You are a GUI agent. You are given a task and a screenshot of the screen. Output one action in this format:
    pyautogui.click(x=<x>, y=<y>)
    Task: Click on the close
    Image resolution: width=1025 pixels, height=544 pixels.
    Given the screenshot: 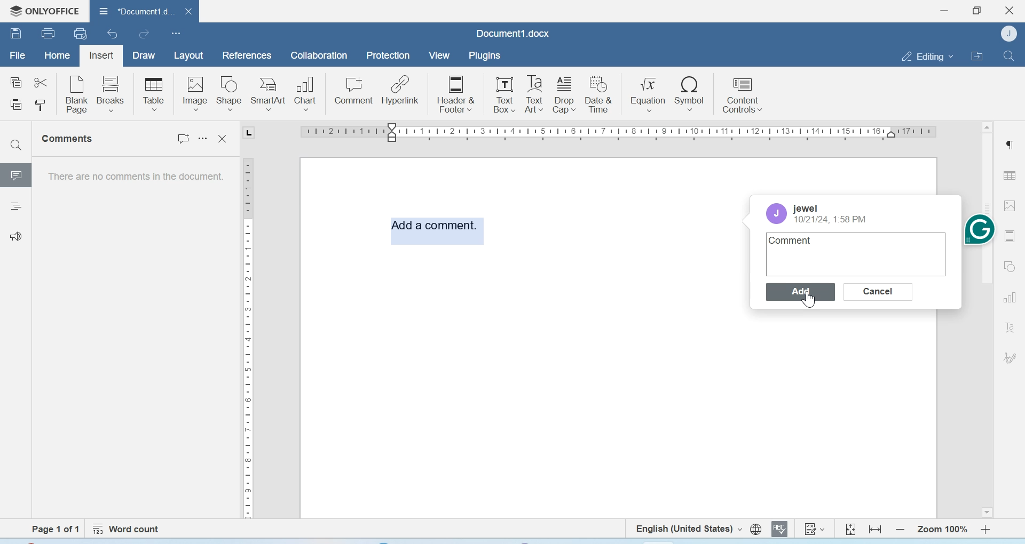 What is the action you would take?
    pyautogui.click(x=186, y=11)
    